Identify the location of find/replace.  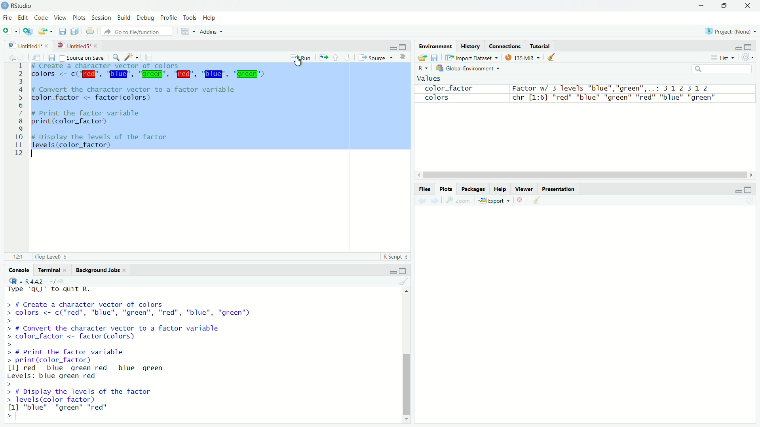
(116, 58).